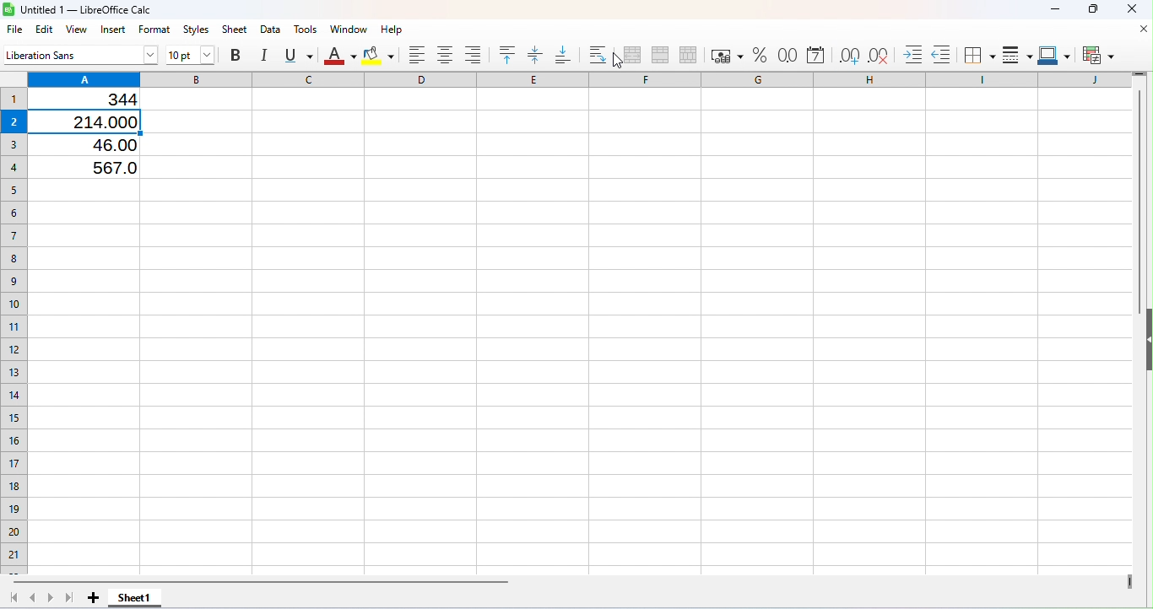 The image size is (1153, 609). Describe the element at coordinates (96, 165) in the screenshot. I see `567.0` at that location.